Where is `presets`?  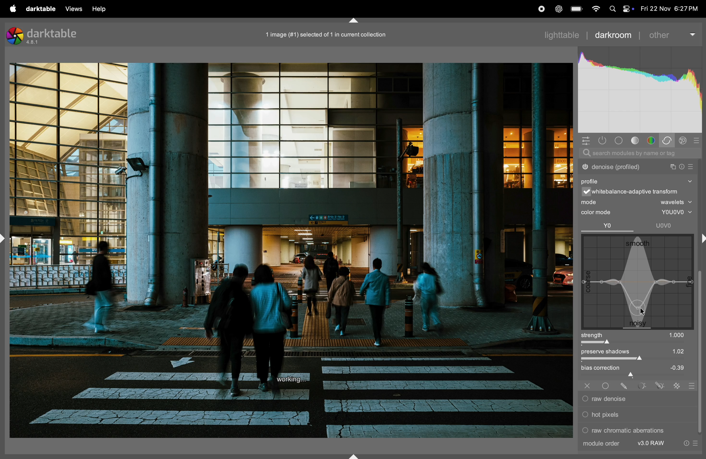 presets is located at coordinates (698, 443).